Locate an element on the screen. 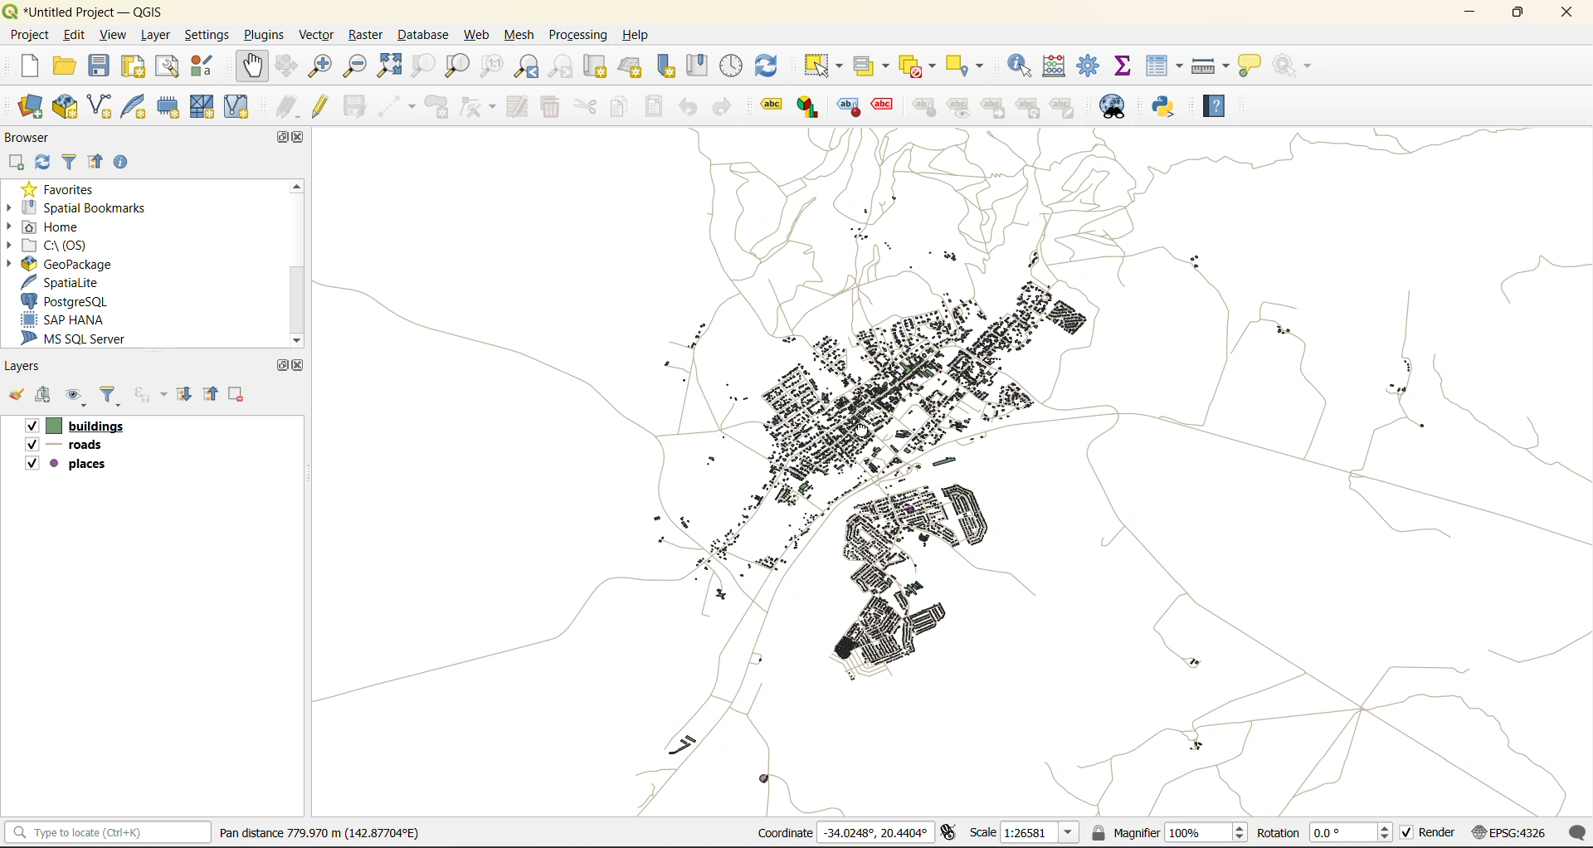  Preview is located at coordinates (962, 108).